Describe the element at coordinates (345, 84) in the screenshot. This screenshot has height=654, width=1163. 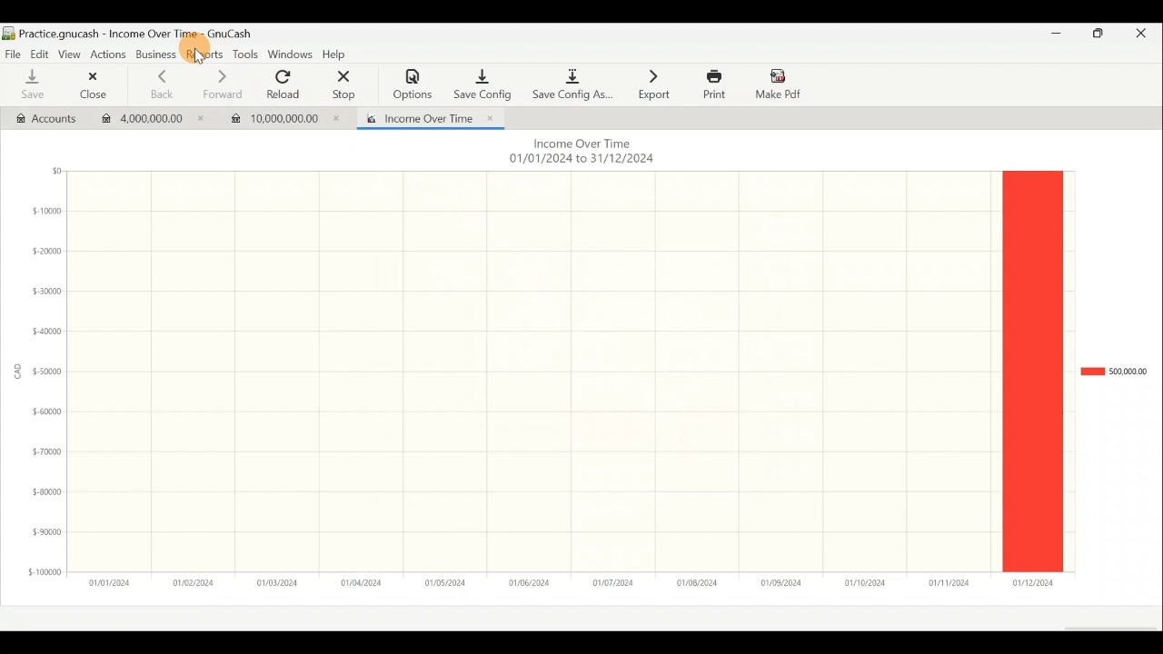
I see `Stop` at that location.